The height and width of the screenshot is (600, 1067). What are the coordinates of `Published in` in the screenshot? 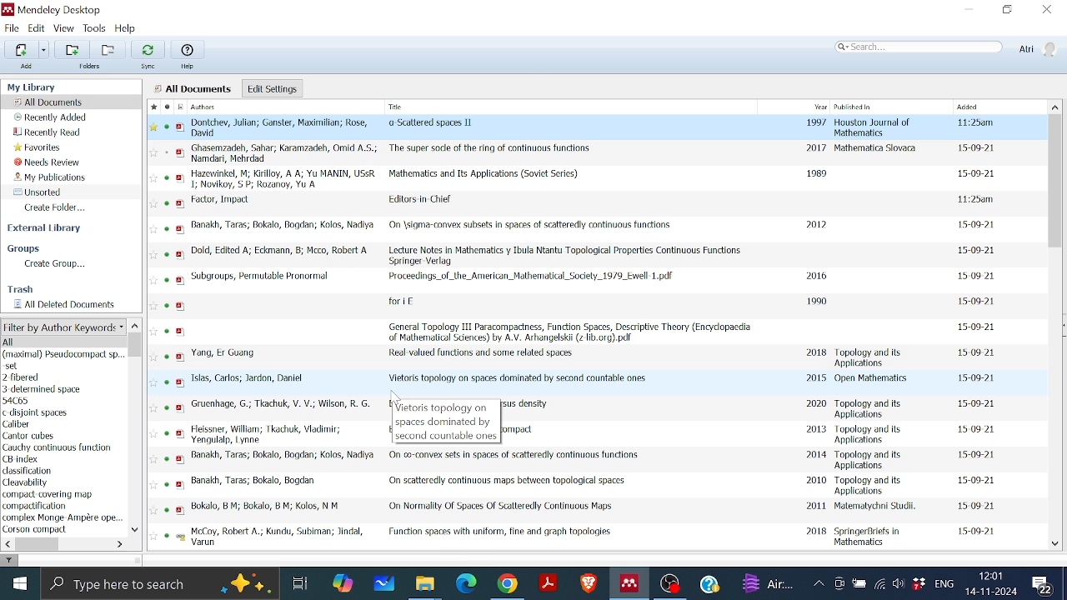 It's located at (877, 507).